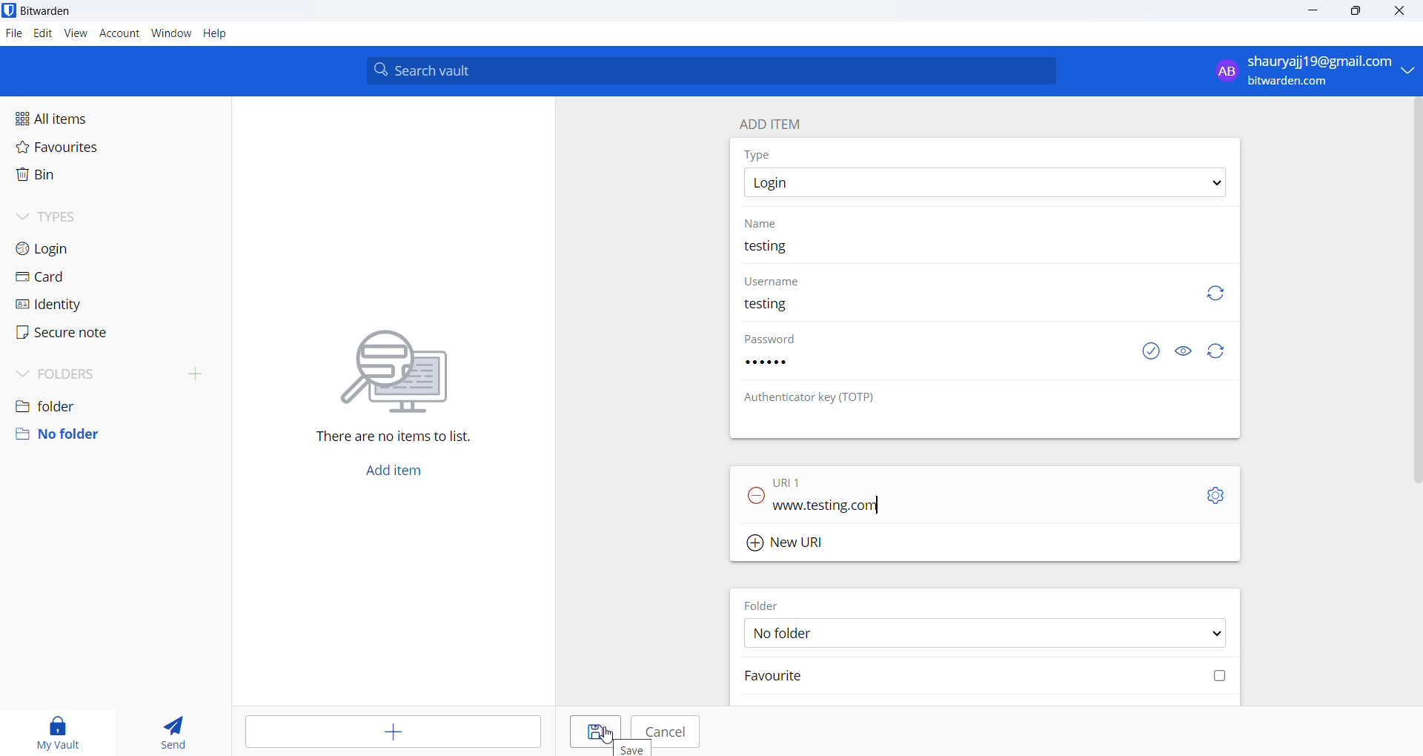  I want to click on account, so click(118, 34).